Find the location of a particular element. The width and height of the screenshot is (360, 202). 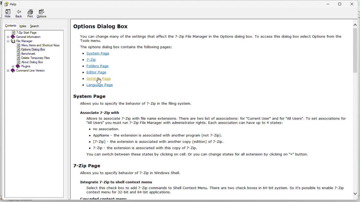

7z start page is located at coordinates (29, 33).